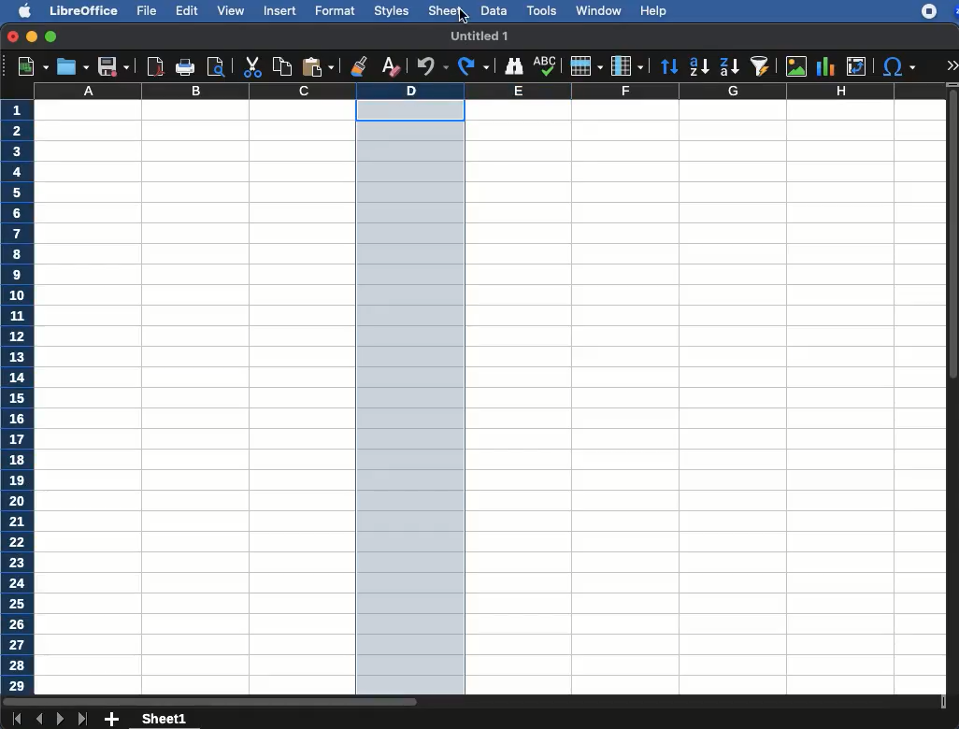 This screenshot has width=959, height=729. What do you see at coordinates (952, 64) in the screenshot?
I see `expand` at bounding box center [952, 64].